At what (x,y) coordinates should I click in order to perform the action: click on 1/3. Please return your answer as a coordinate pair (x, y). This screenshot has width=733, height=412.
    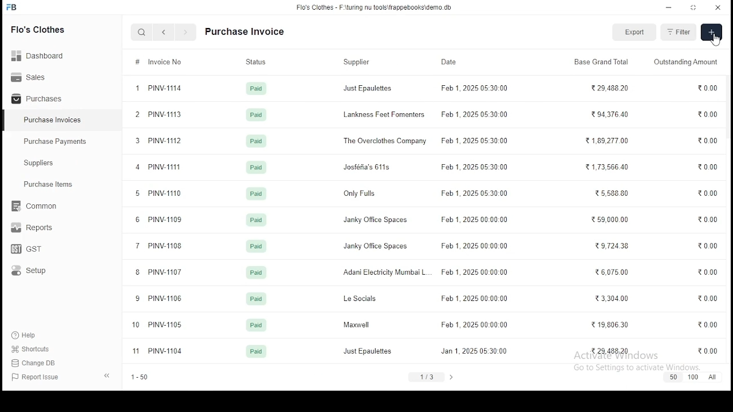
    Looking at the image, I should click on (428, 377).